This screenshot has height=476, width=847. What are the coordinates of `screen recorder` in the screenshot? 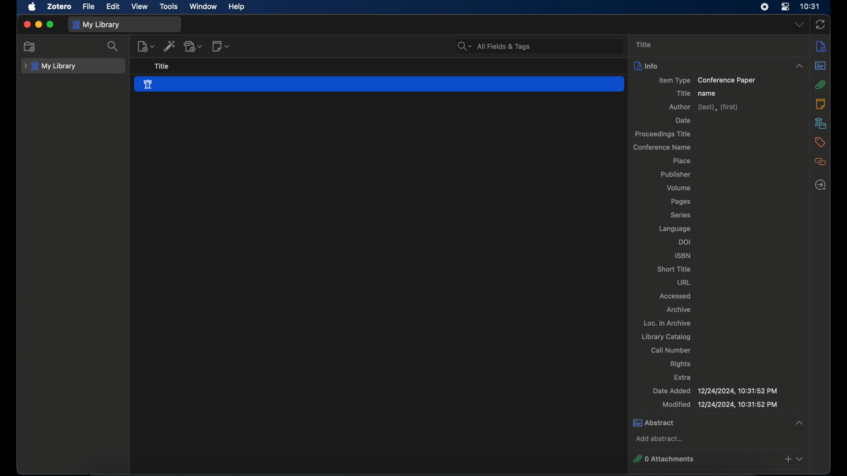 It's located at (765, 7).